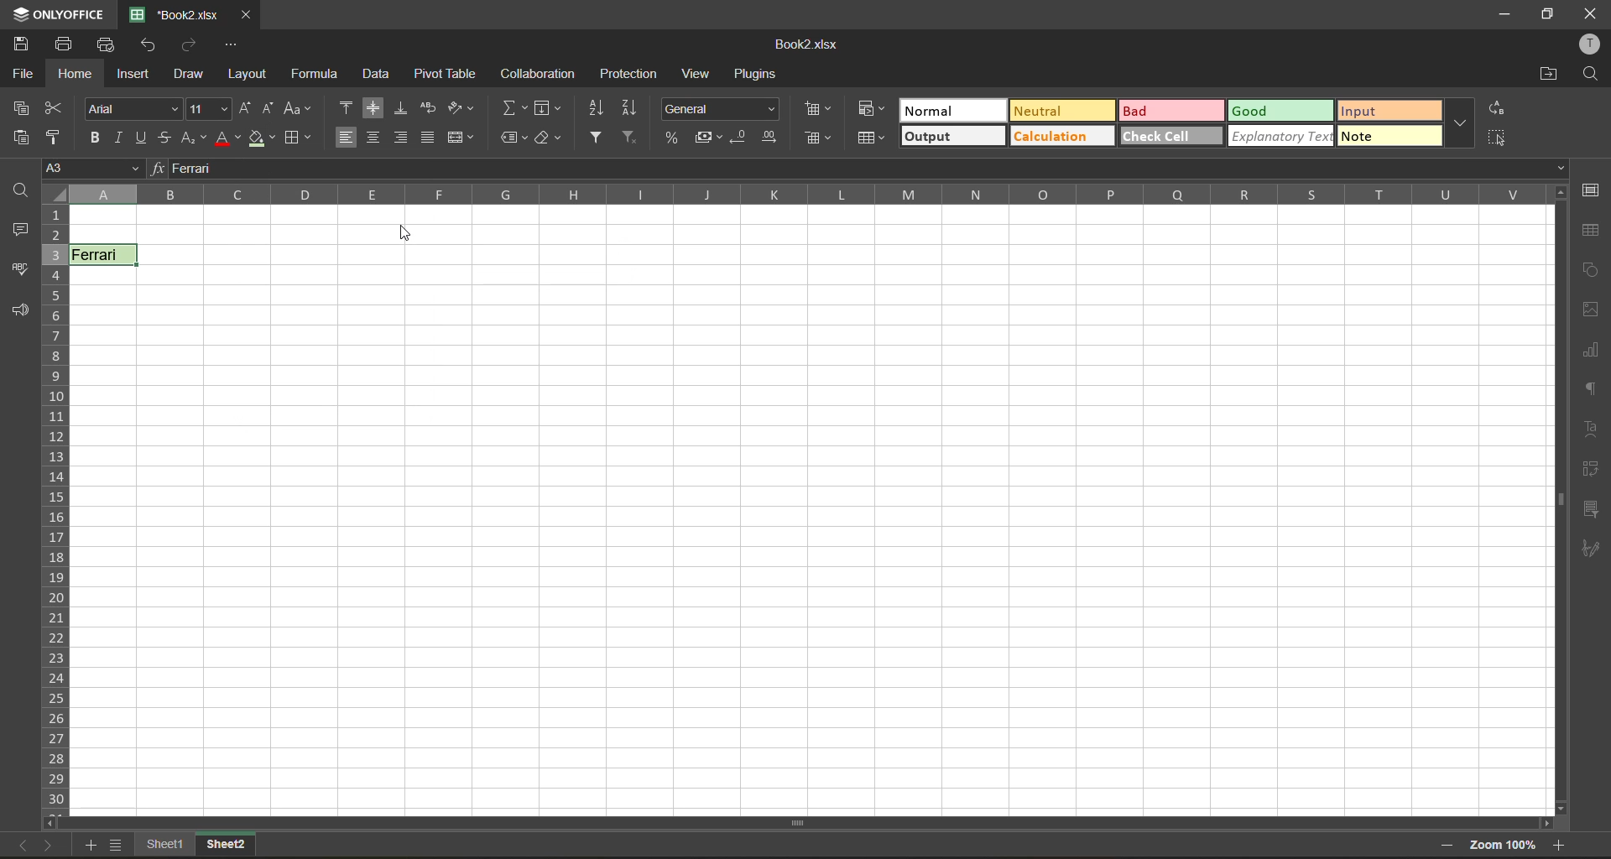  Describe the element at coordinates (1593, 389) in the screenshot. I see `paragraph` at that location.